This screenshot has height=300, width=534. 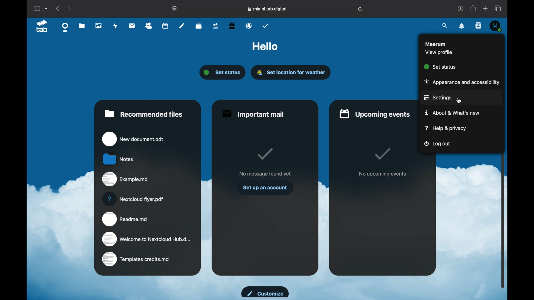 What do you see at coordinates (291, 72) in the screenshot?
I see `set location for weather` at bounding box center [291, 72].